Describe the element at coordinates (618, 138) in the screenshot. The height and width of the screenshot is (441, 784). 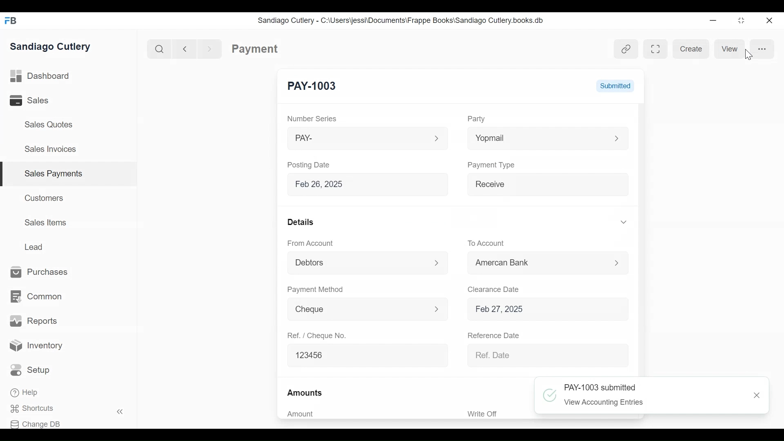
I see `Expand` at that location.